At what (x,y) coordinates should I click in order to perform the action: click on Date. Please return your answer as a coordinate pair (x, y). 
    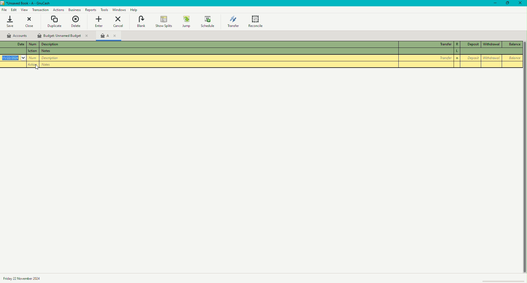
    Looking at the image, I should click on (24, 278).